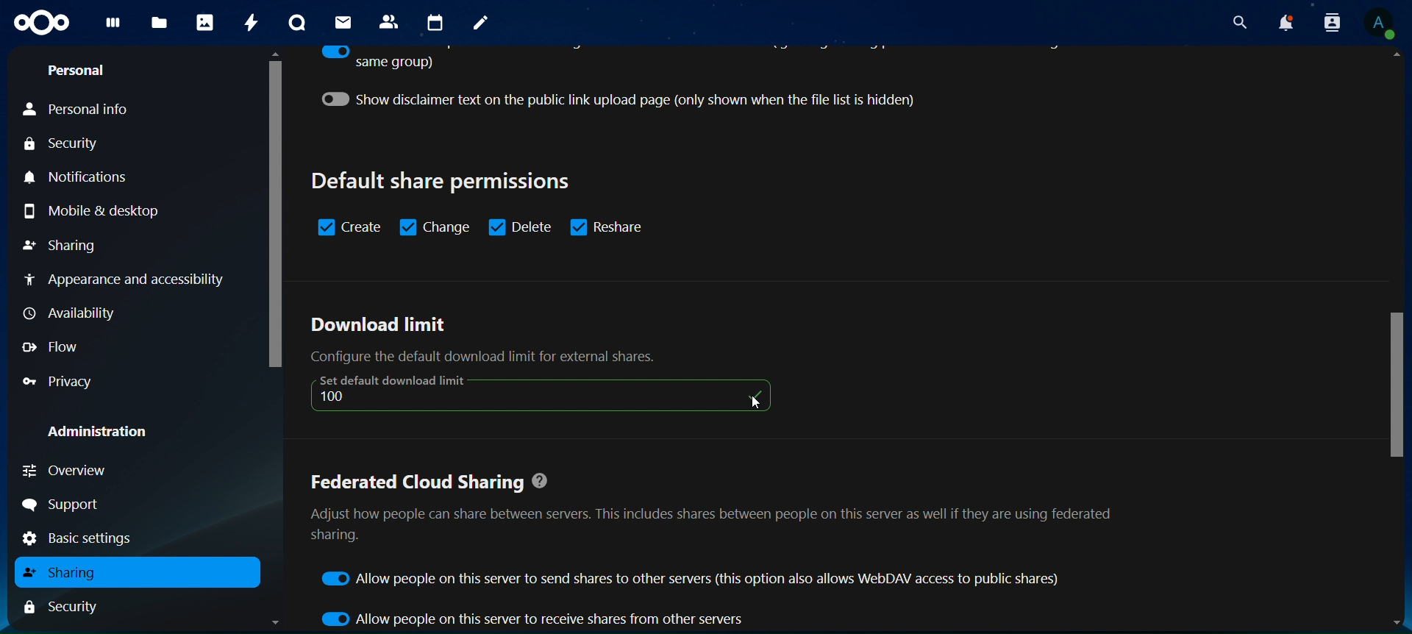 The height and width of the screenshot is (634, 1412). Describe the element at coordinates (63, 246) in the screenshot. I see `sharing` at that location.